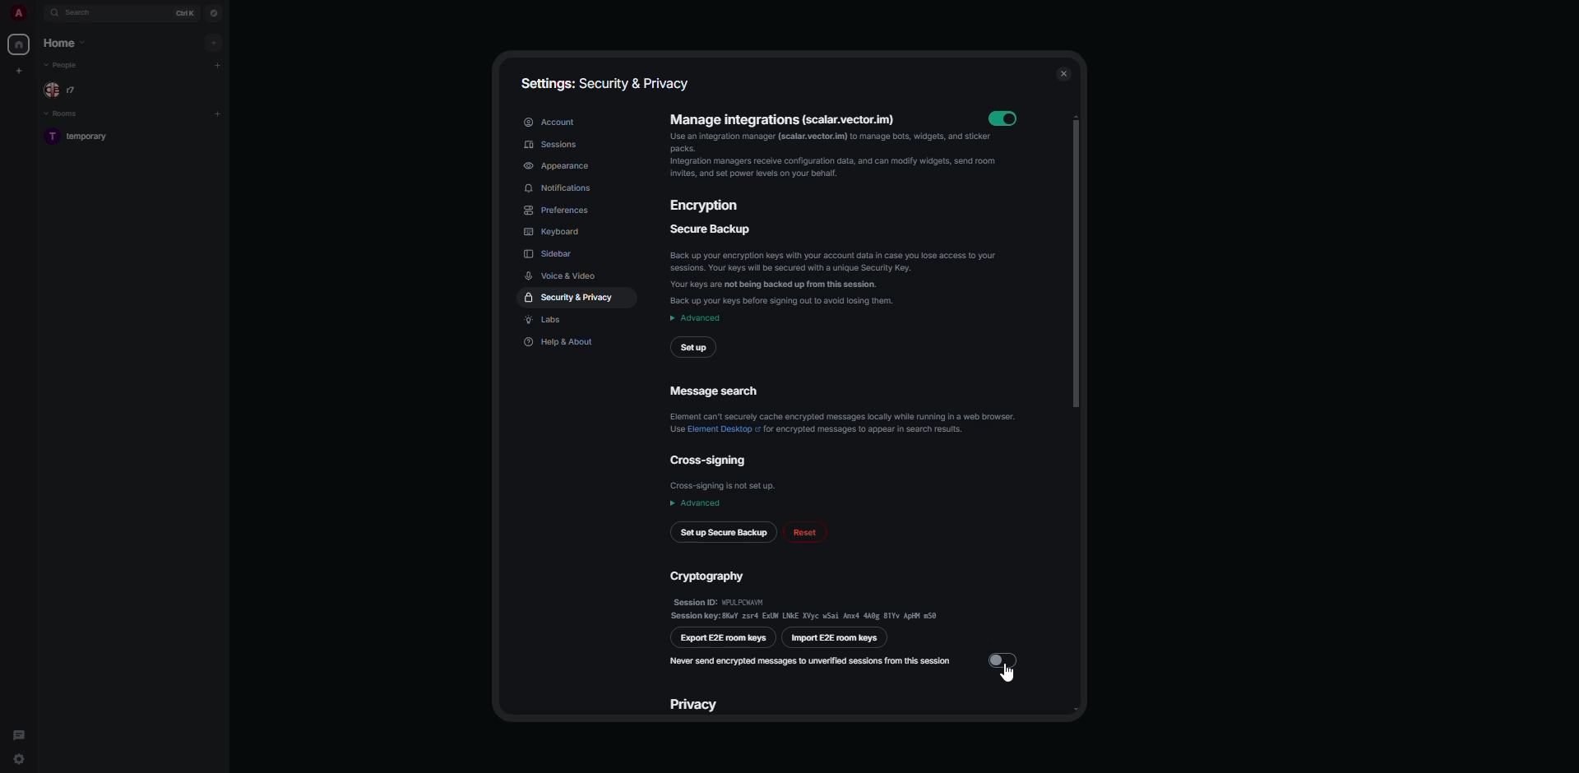  I want to click on settings: security & privacy, so click(603, 83).